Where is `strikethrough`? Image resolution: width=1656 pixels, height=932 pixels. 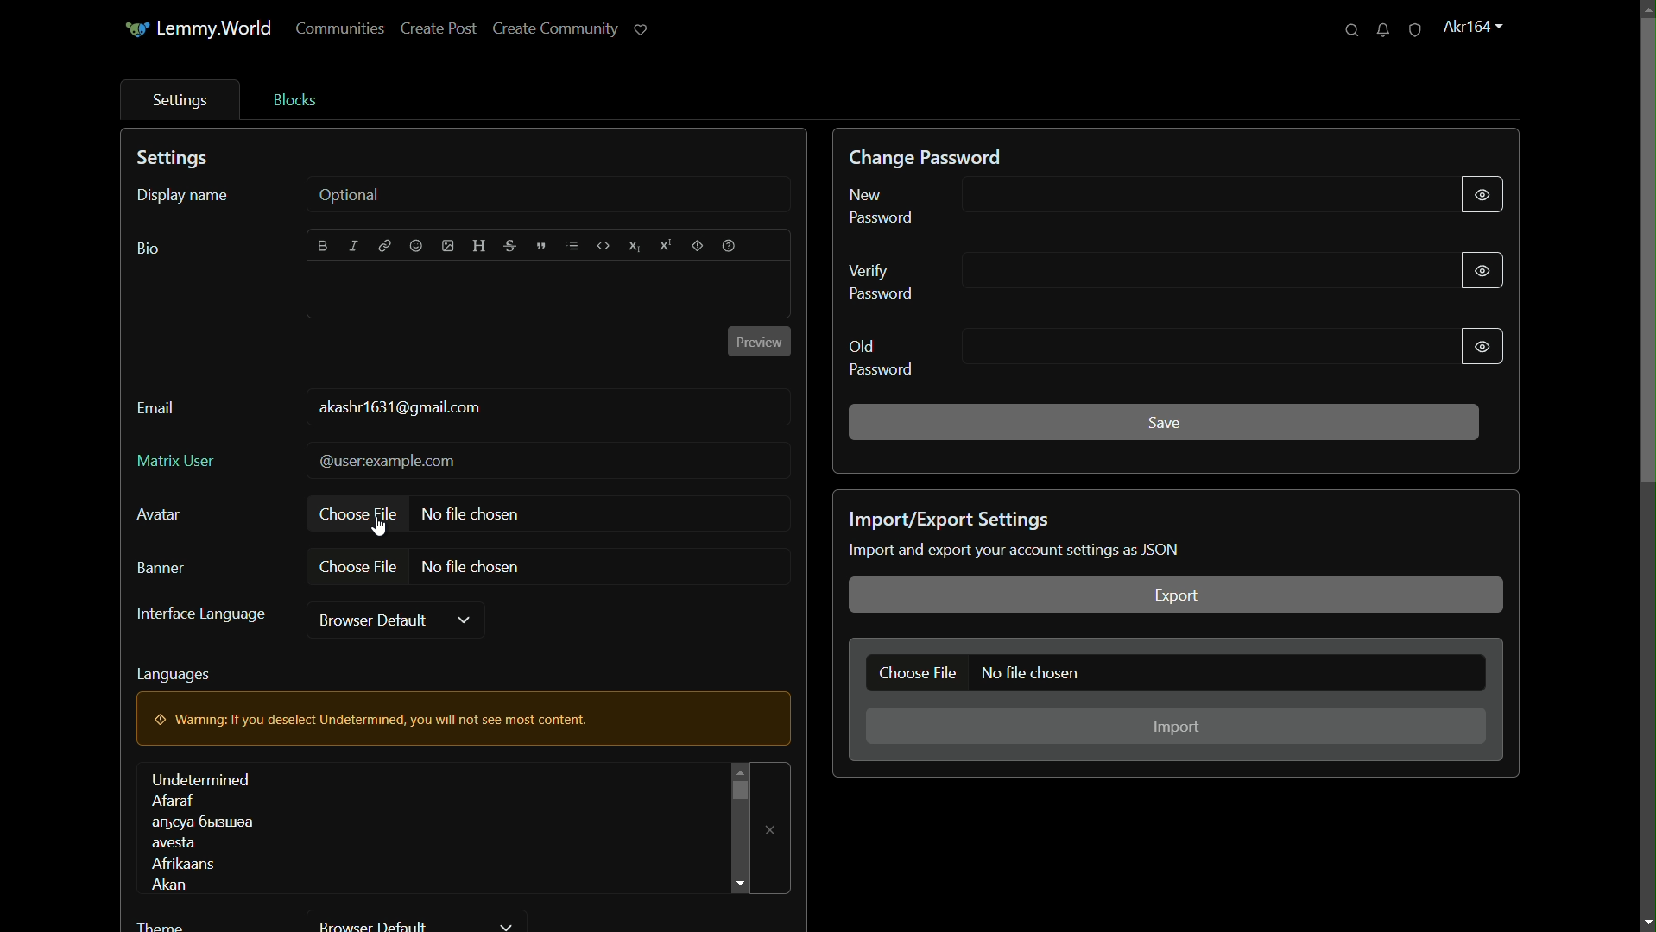
strikethrough is located at coordinates (511, 249).